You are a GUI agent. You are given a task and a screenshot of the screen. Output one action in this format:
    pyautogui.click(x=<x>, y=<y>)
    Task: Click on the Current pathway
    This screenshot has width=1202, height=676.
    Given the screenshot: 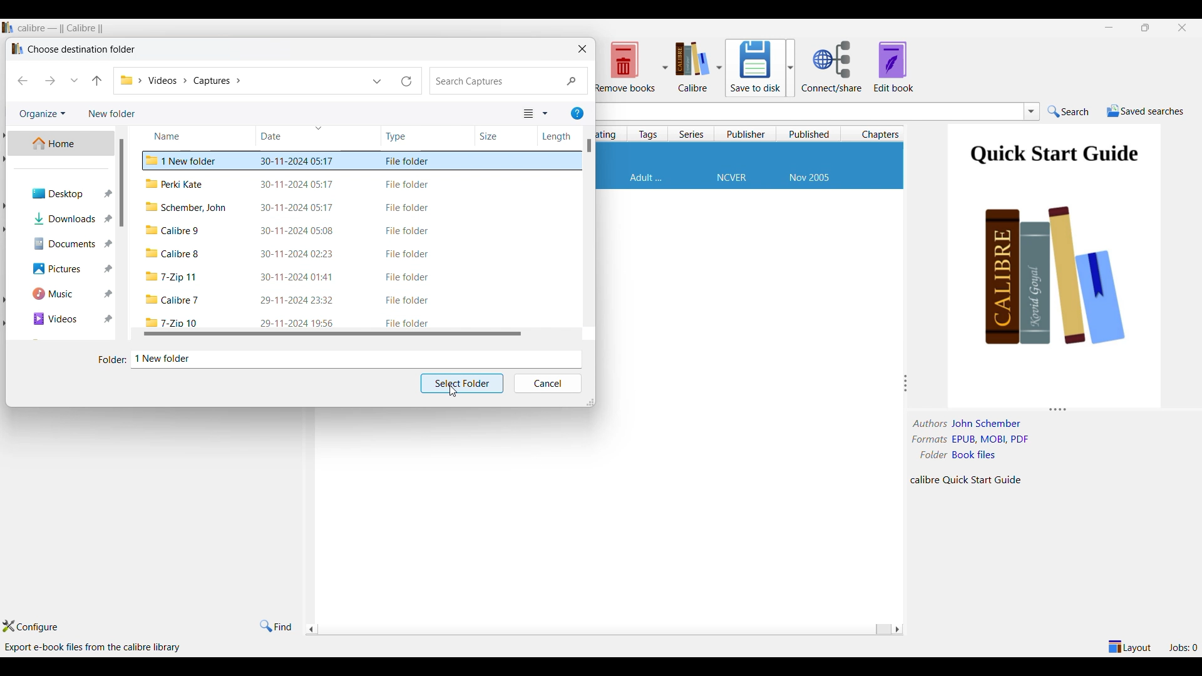 What is the action you would take?
    pyautogui.click(x=180, y=81)
    